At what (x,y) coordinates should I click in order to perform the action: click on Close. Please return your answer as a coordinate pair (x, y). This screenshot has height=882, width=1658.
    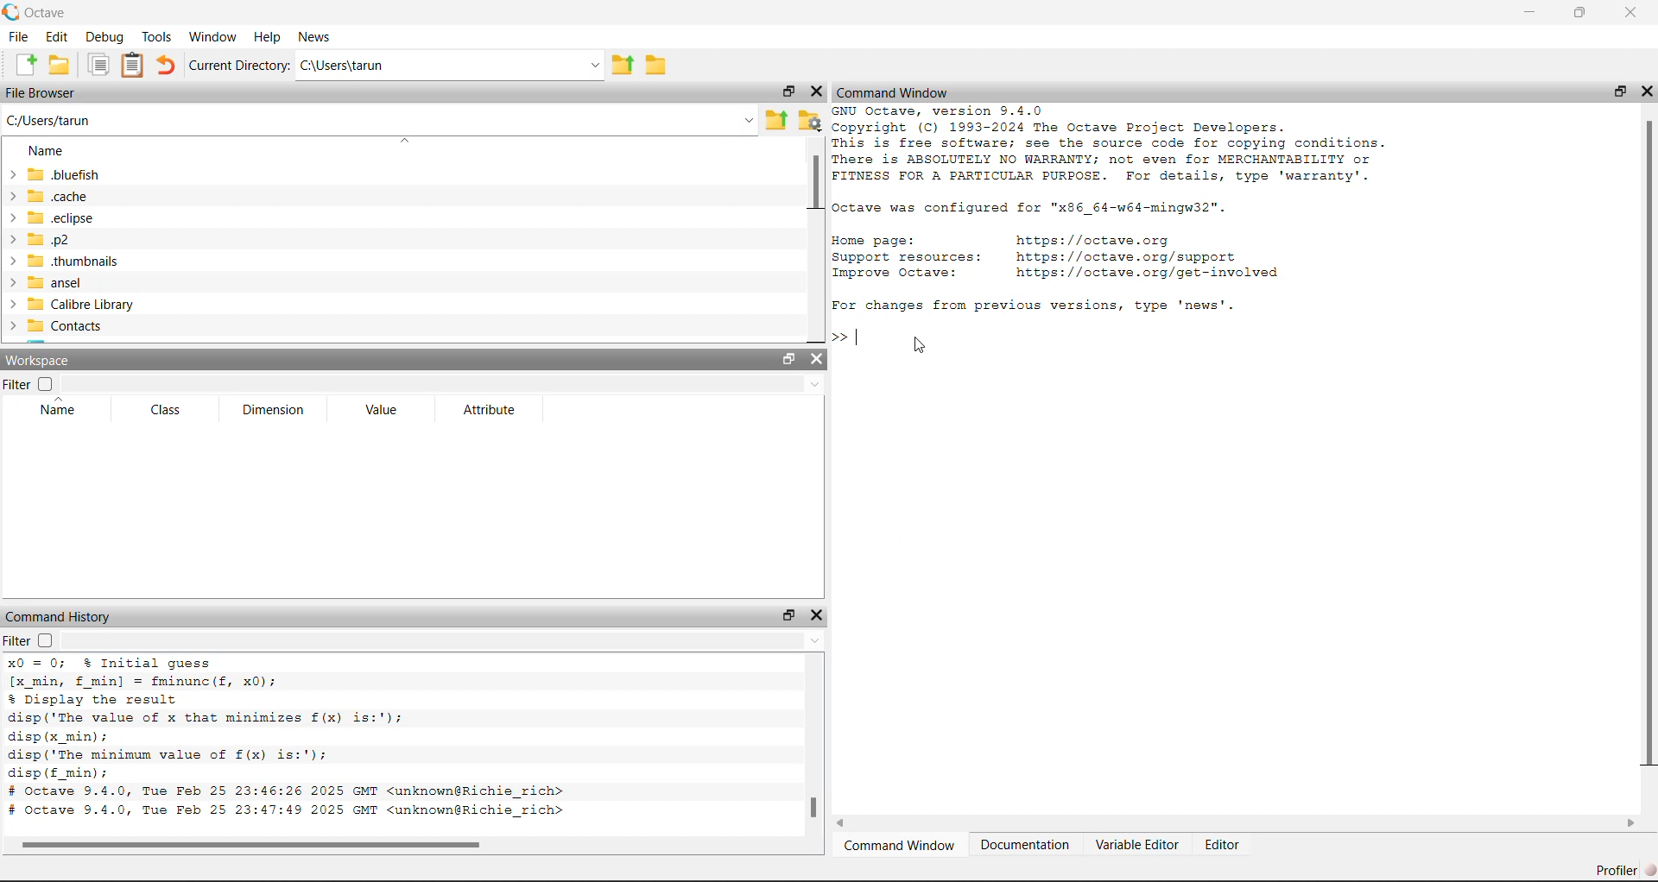
    Looking at the image, I should click on (819, 90).